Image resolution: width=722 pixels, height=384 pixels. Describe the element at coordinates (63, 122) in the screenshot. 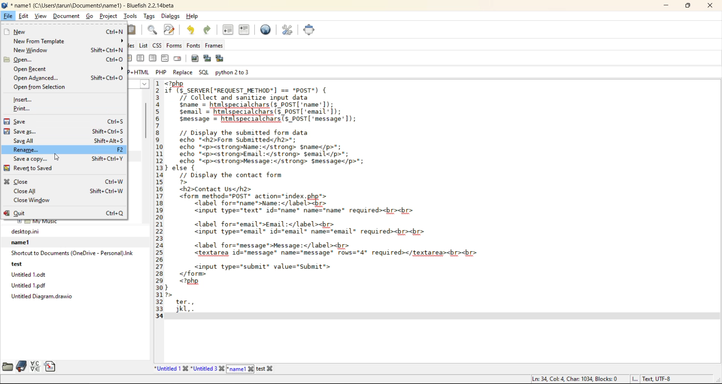

I see `save` at that location.